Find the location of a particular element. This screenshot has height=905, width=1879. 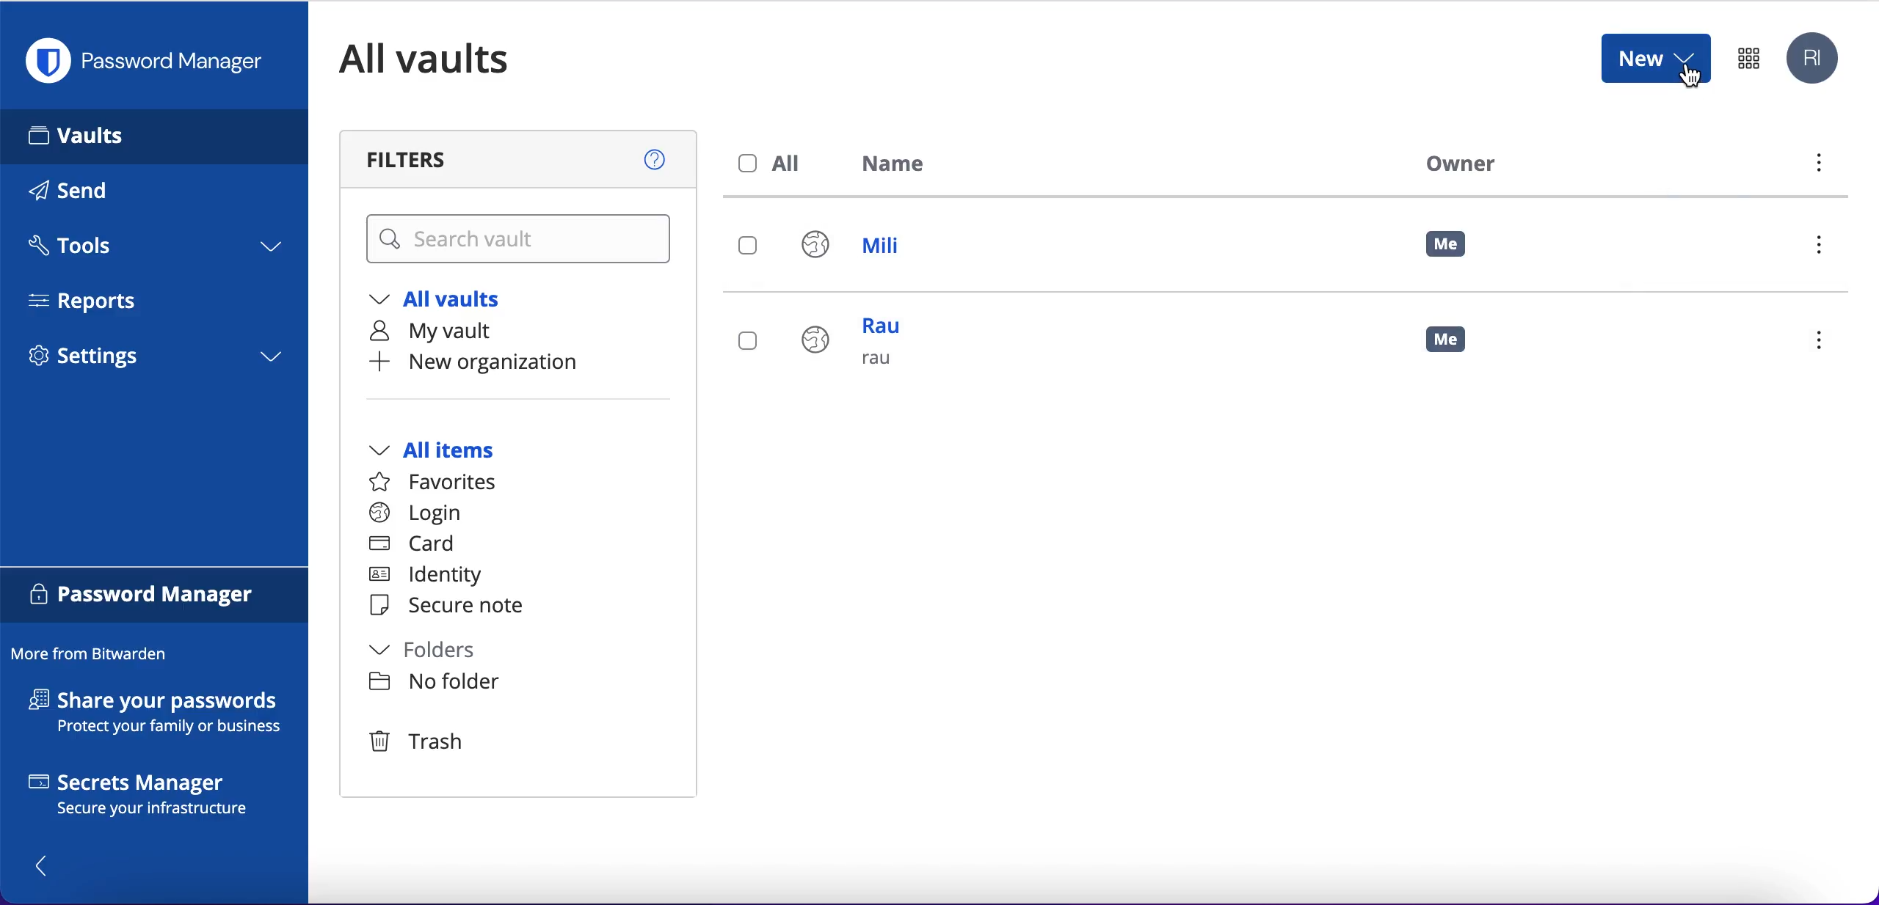

password manager is located at coordinates (155, 596).